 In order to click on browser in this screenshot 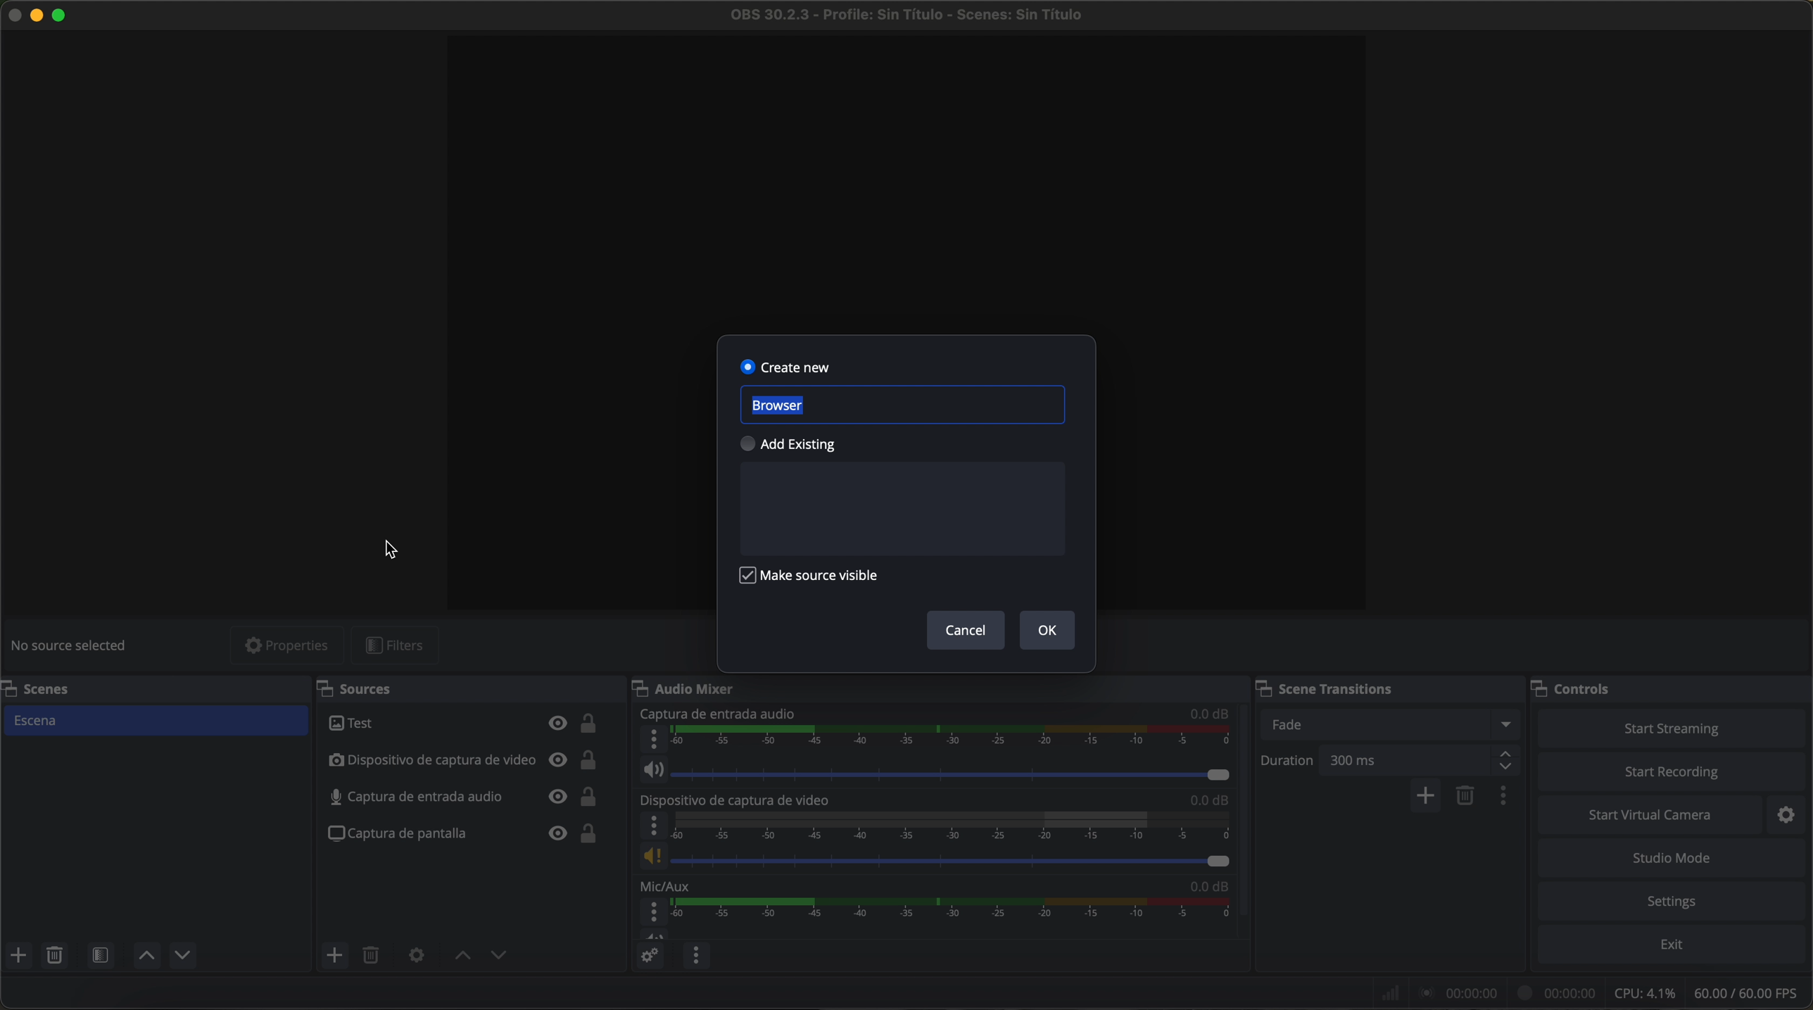, I will do `click(901, 405)`.